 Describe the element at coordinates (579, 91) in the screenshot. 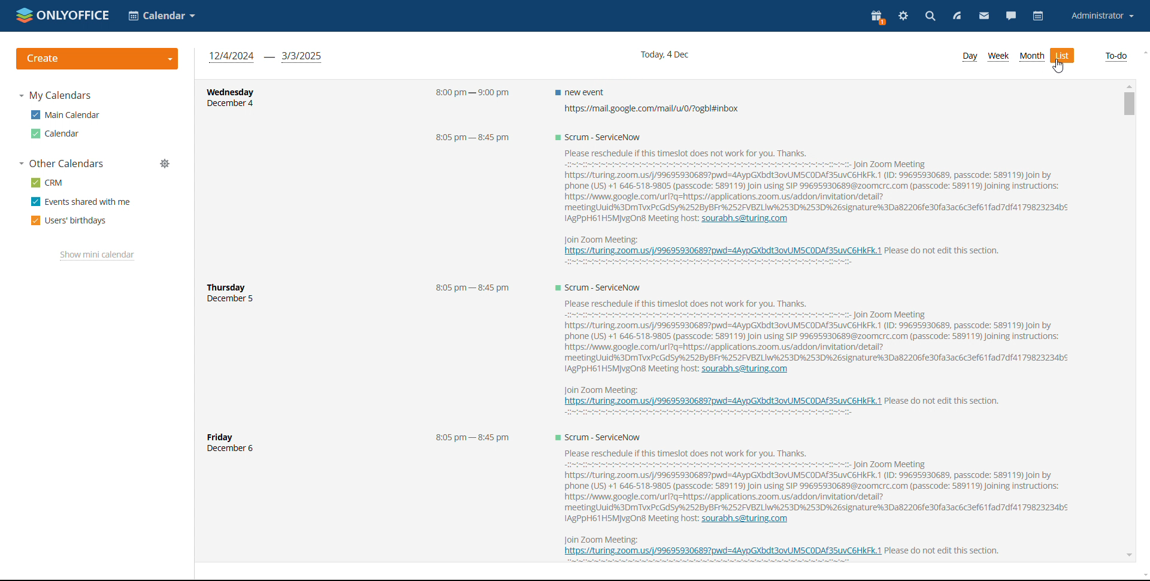

I see `W new event` at that location.